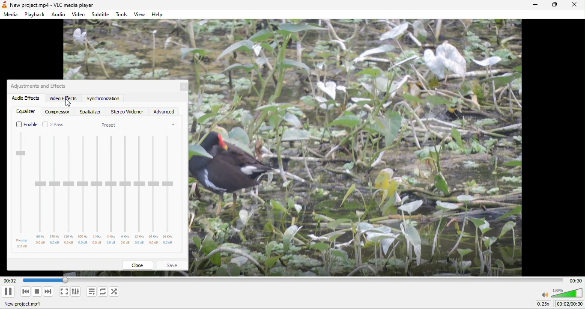 The height and width of the screenshot is (309, 585). What do you see at coordinates (173, 265) in the screenshot?
I see `save` at bounding box center [173, 265].